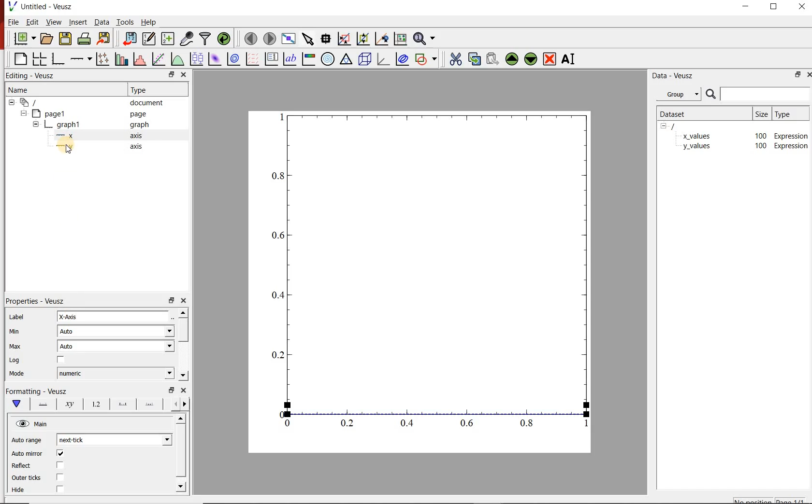 The width and height of the screenshot is (812, 504). Describe the element at coordinates (745, 8) in the screenshot. I see `minimize` at that location.